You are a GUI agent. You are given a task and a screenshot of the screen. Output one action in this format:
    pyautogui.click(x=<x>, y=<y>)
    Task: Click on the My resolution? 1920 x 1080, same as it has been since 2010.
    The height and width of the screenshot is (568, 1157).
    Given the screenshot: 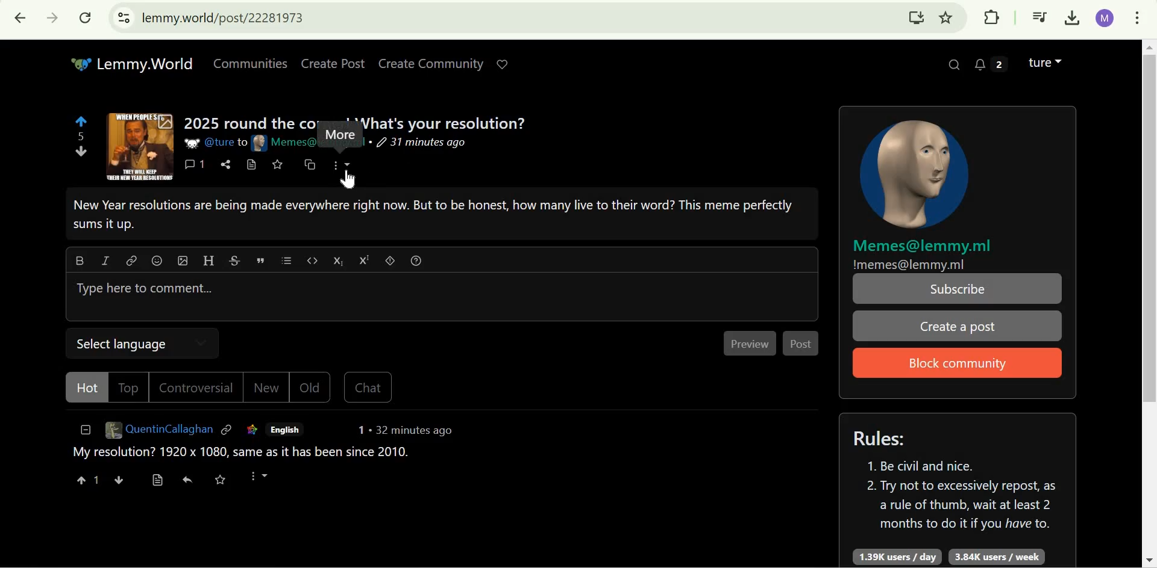 What is the action you would take?
    pyautogui.click(x=235, y=453)
    